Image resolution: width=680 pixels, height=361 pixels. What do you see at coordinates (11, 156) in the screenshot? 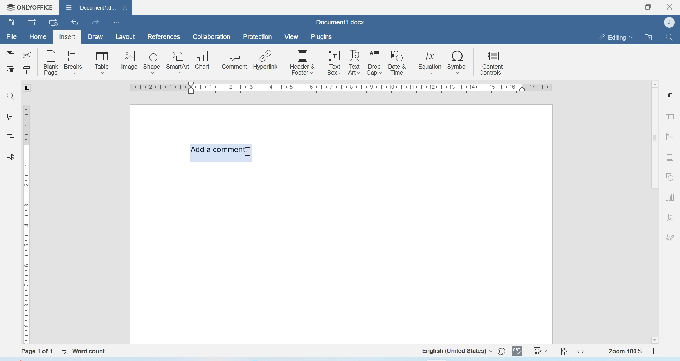
I see `Feedback & Support` at bounding box center [11, 156].